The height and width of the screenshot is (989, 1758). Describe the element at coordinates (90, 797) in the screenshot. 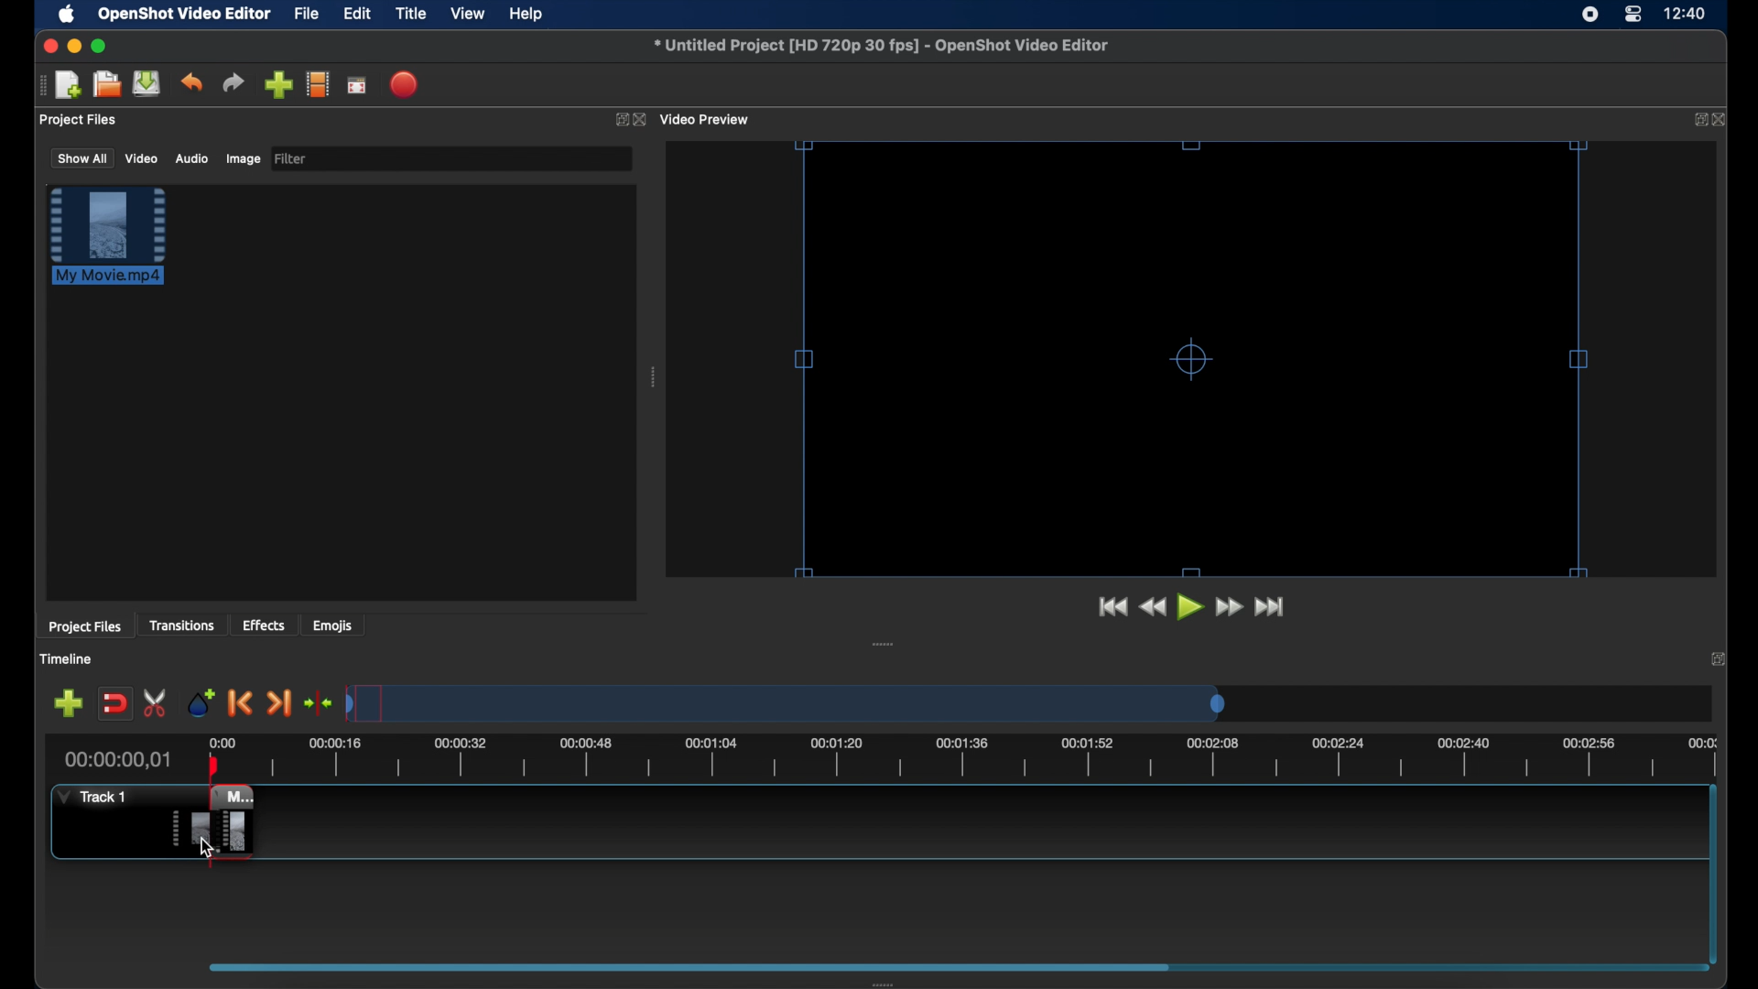

I see `track 1` at that location.